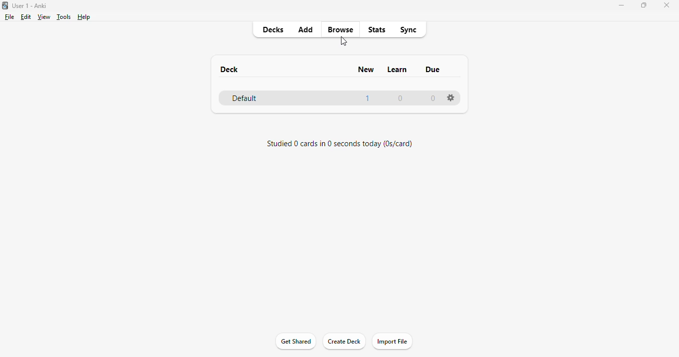 The width and height of the screenshot is (679, 357). I want to click on import file, so click(392, 342).